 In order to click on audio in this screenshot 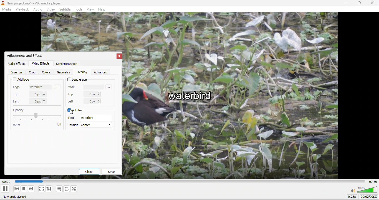, I will do `click(38, 9)`.